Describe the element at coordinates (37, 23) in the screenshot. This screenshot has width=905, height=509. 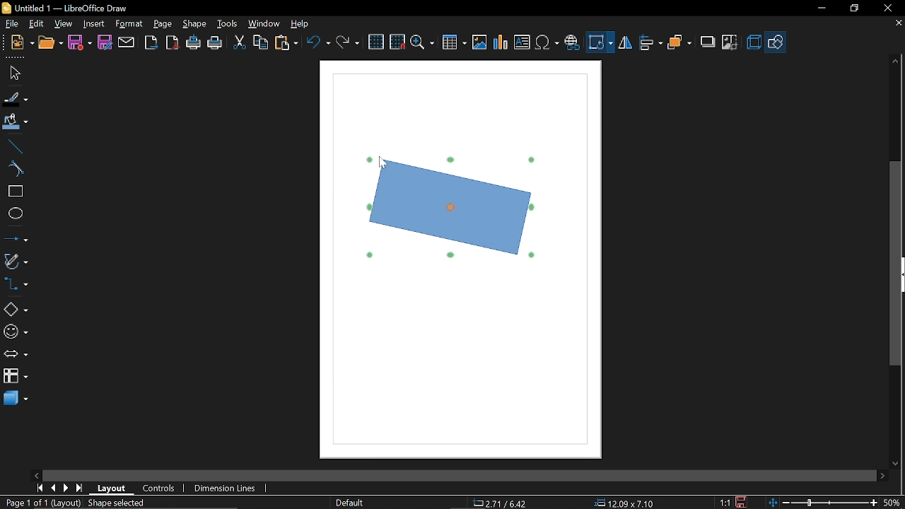
I see `Edit` at that location.